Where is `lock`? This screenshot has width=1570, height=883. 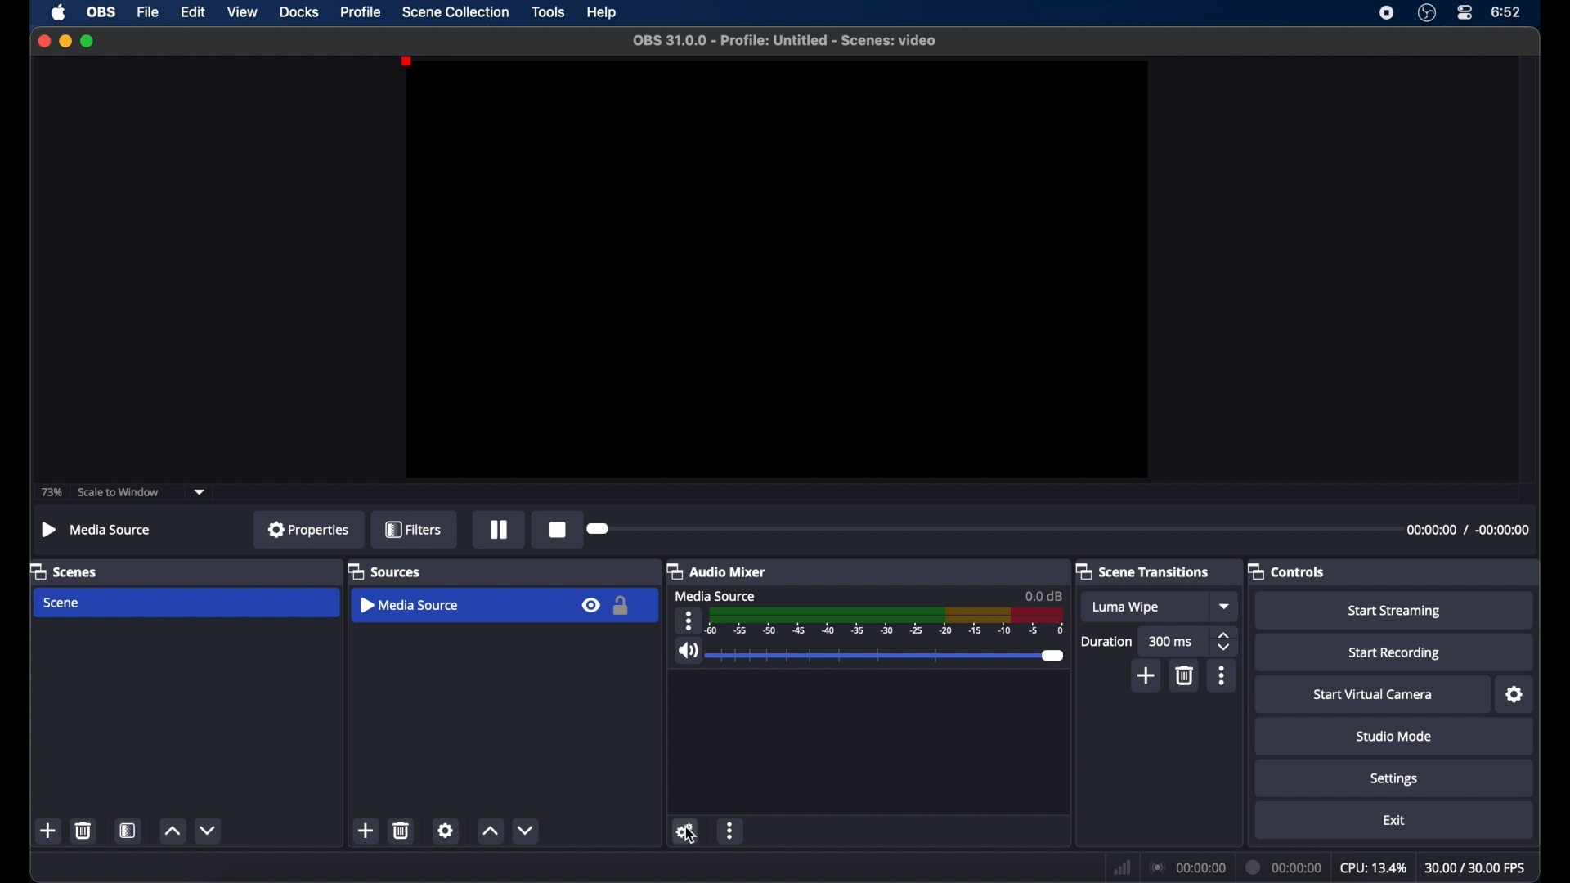 lock is located at coordinates (624, 605).